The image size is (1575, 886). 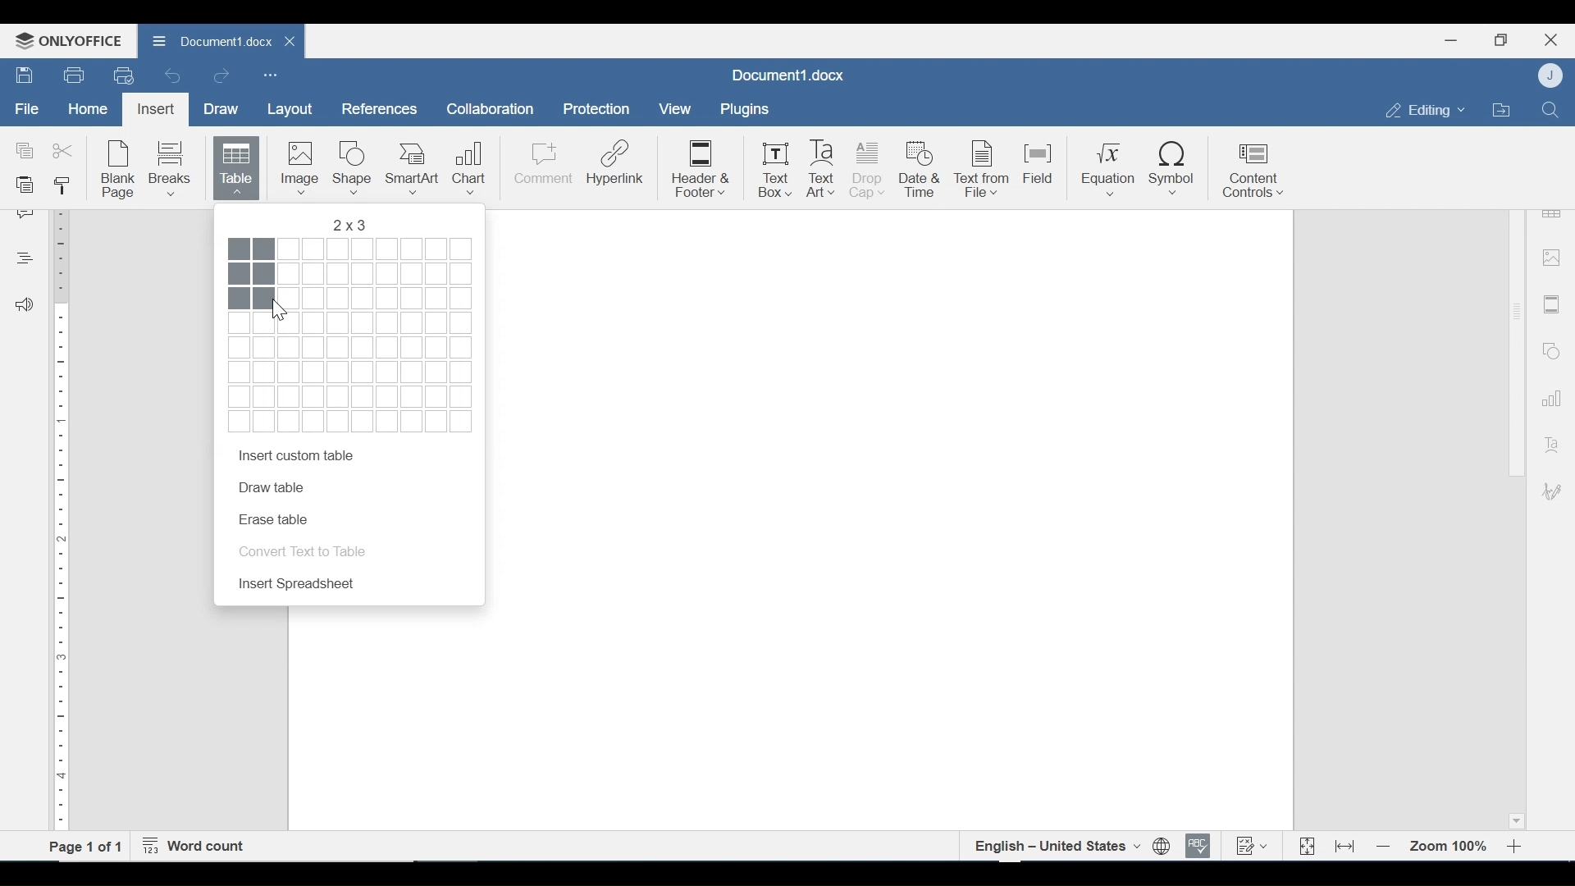 I want to click on Signature, so click(x=1549, y=493).